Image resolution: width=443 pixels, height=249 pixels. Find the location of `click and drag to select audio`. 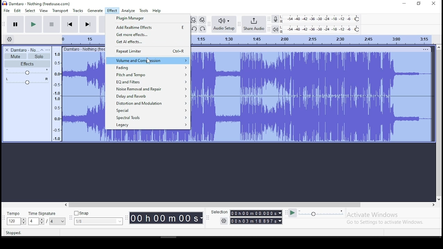

click and drag to select audio is located at coordinates (88, 233).